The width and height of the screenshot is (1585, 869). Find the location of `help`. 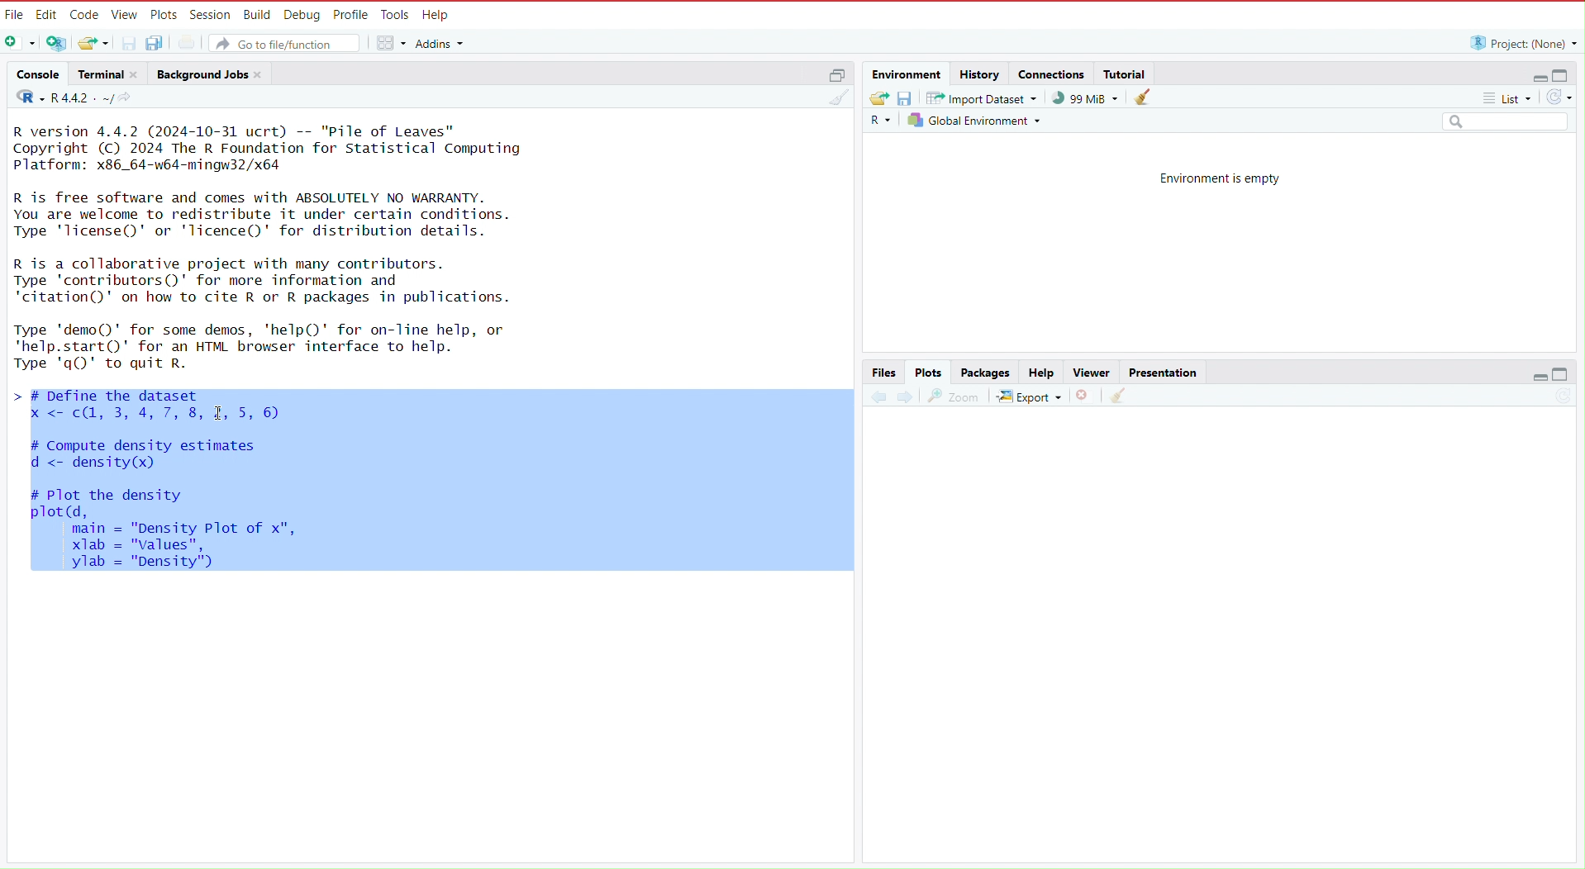

help is located at coordinates (1039, 371).